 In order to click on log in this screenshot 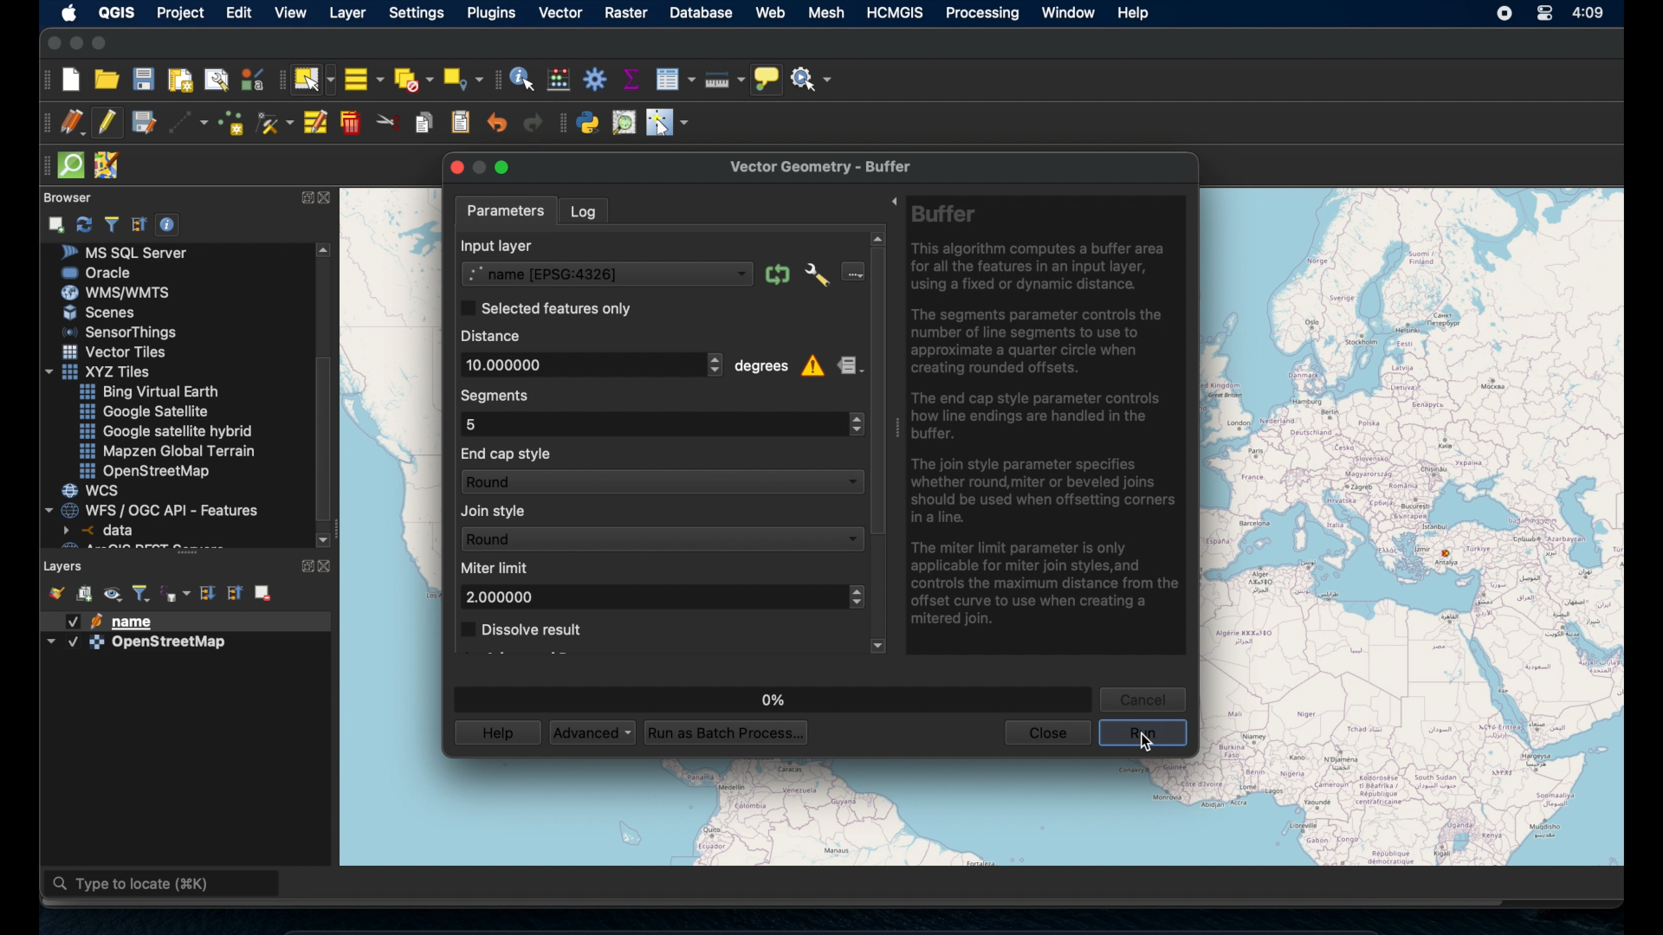, I will do `click(590, 210)`.